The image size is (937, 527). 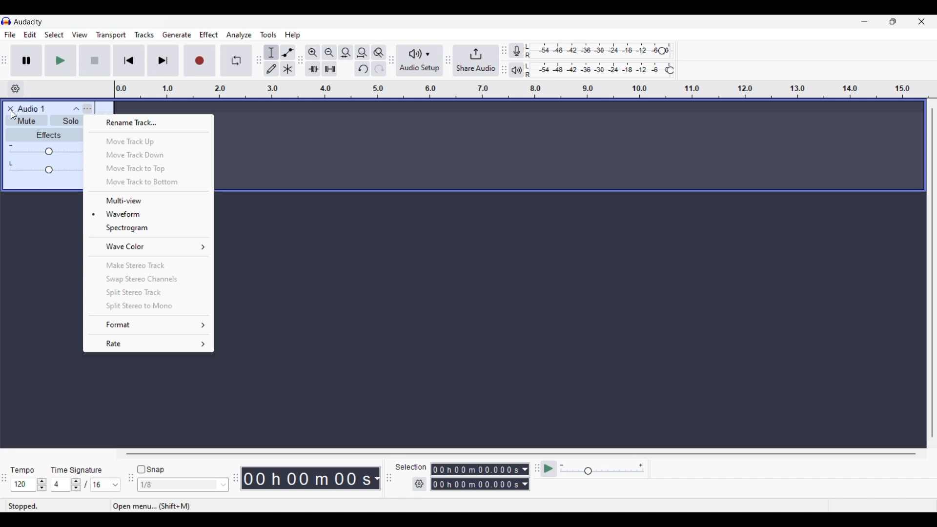 What do you see at coordinates (378, 68) in the screenshot?
I see `Redo` at bounding box center [378, 68].